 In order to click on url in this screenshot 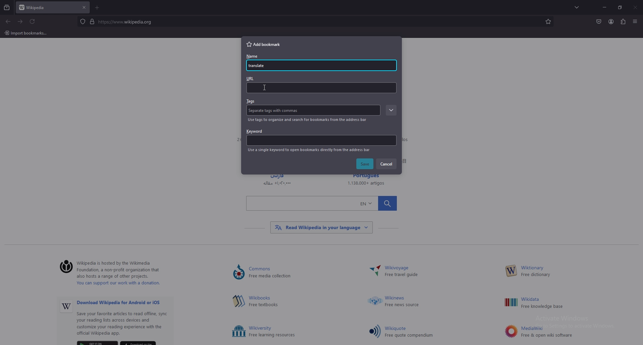, I will do `click(321, 84)`.